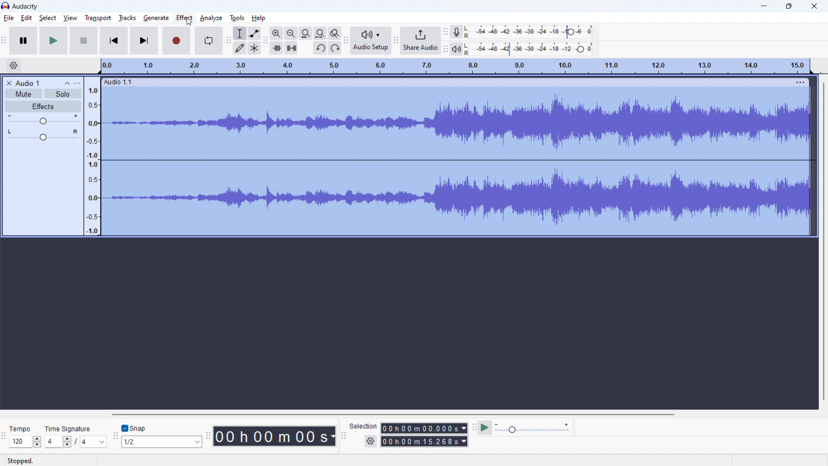 This screenshot has width=828, height=466. Describe the element at coordinates (77, 83) in the screenshot. I see `view menu` at that location.